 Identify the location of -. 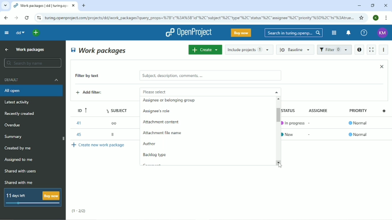
(310, 134).